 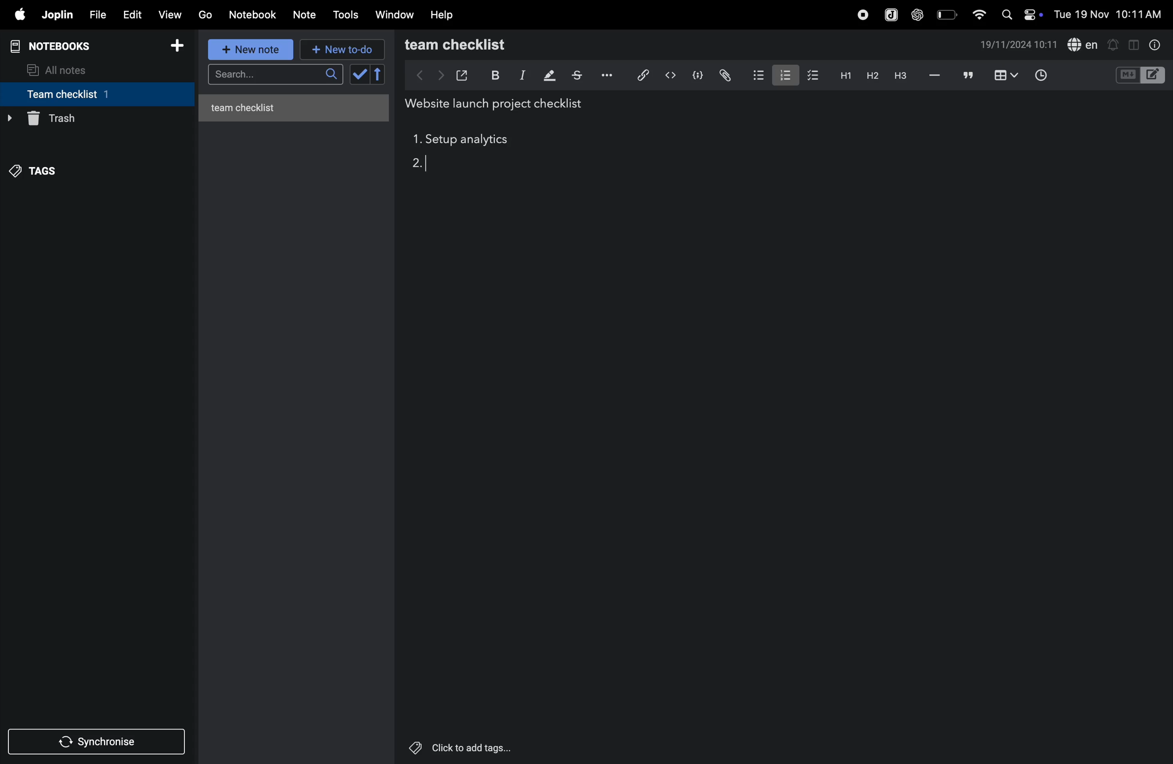 What do you see at coordinates (99, 741) in the screenshot?
I see `synchronize` at bounding box center [99, 741].